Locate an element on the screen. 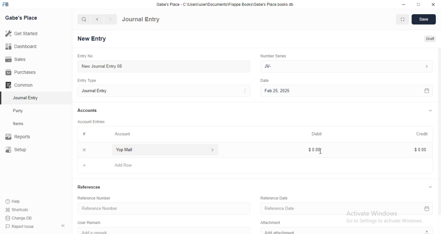 The image size is (441, 234). Number Series is located at coordinates (273, 56).